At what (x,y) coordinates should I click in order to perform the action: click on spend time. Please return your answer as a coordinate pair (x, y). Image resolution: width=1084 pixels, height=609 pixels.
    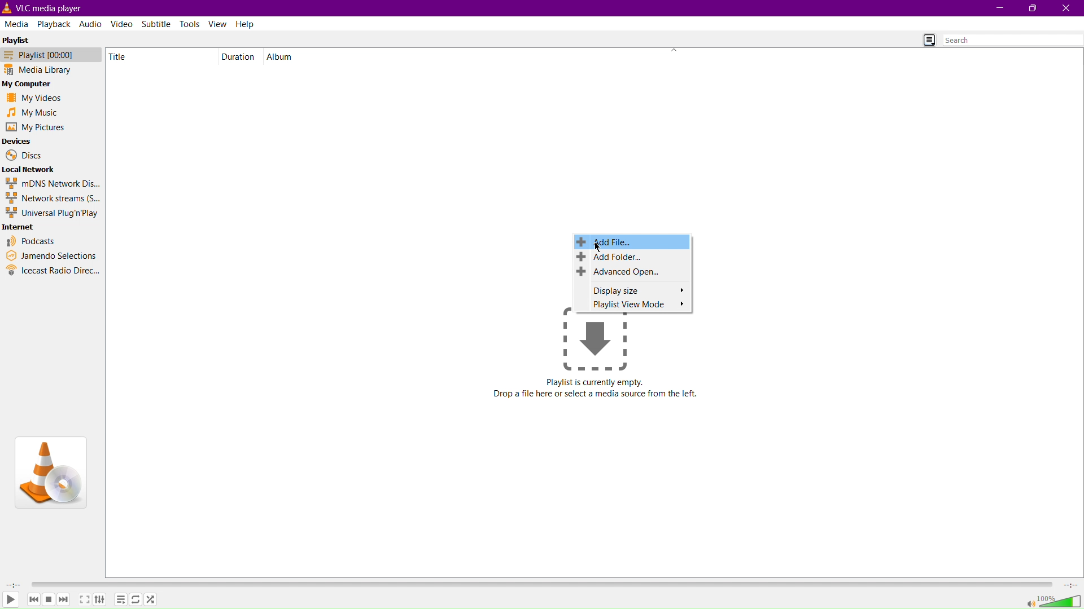
    Looking at the image, I should click on (11, 584).